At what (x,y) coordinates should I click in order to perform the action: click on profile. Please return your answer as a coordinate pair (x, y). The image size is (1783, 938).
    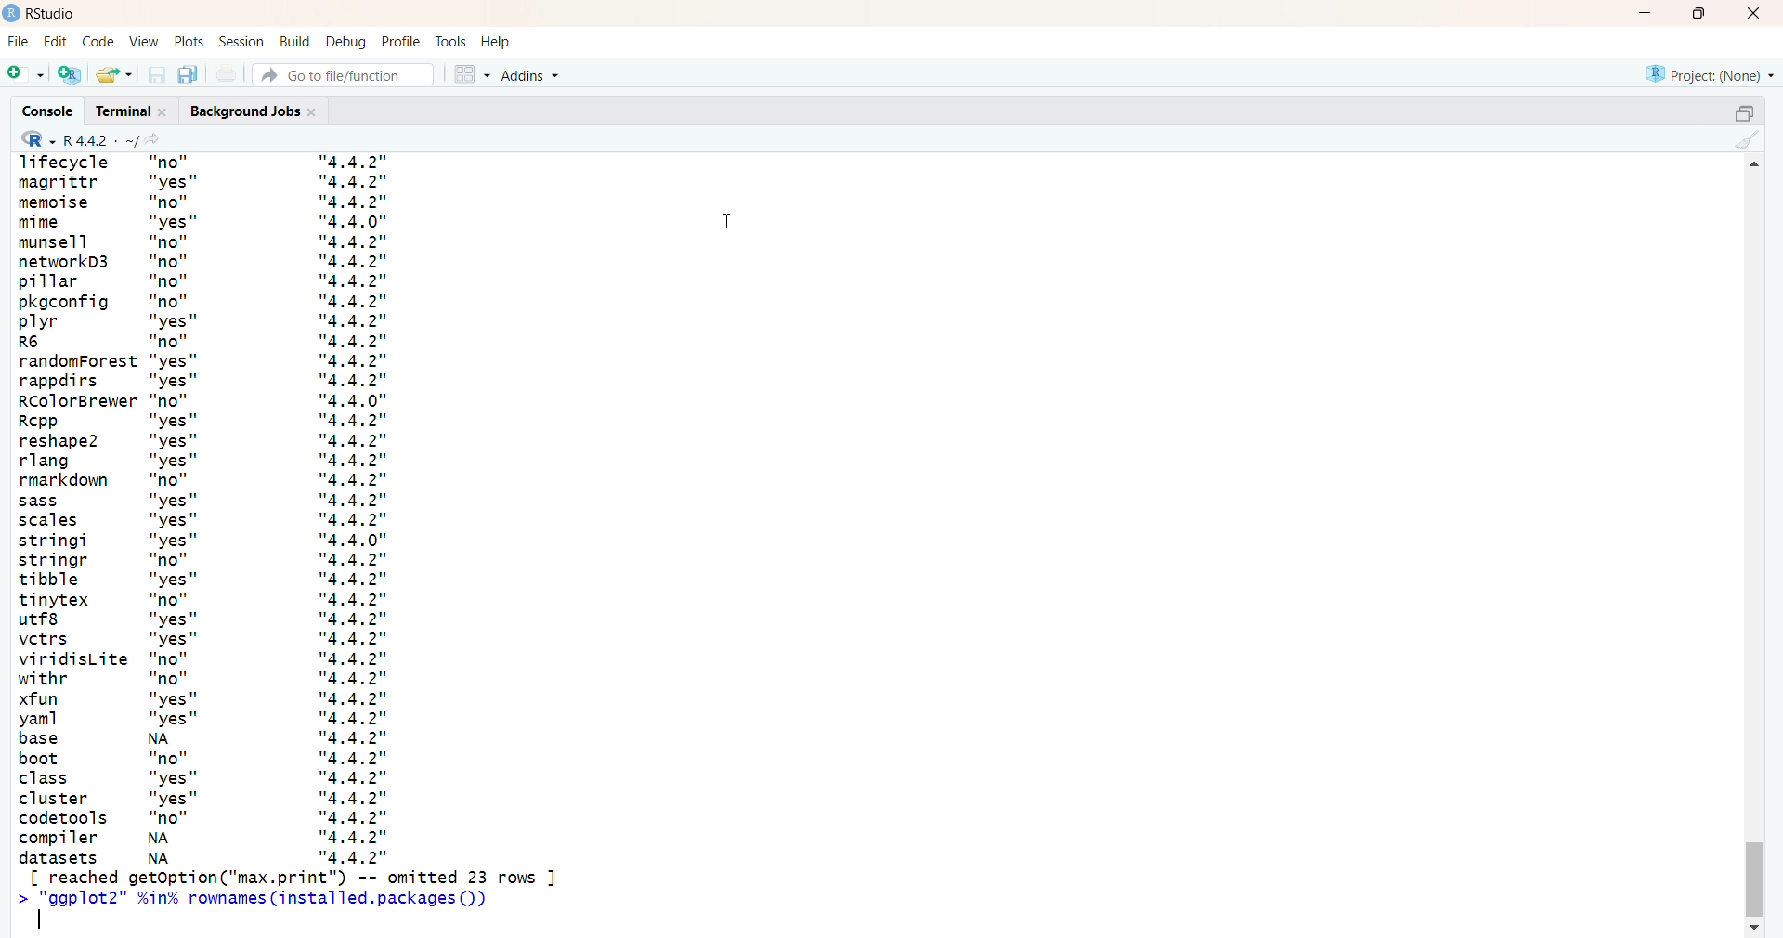
    Looking at the image, I should click on (402, 42).